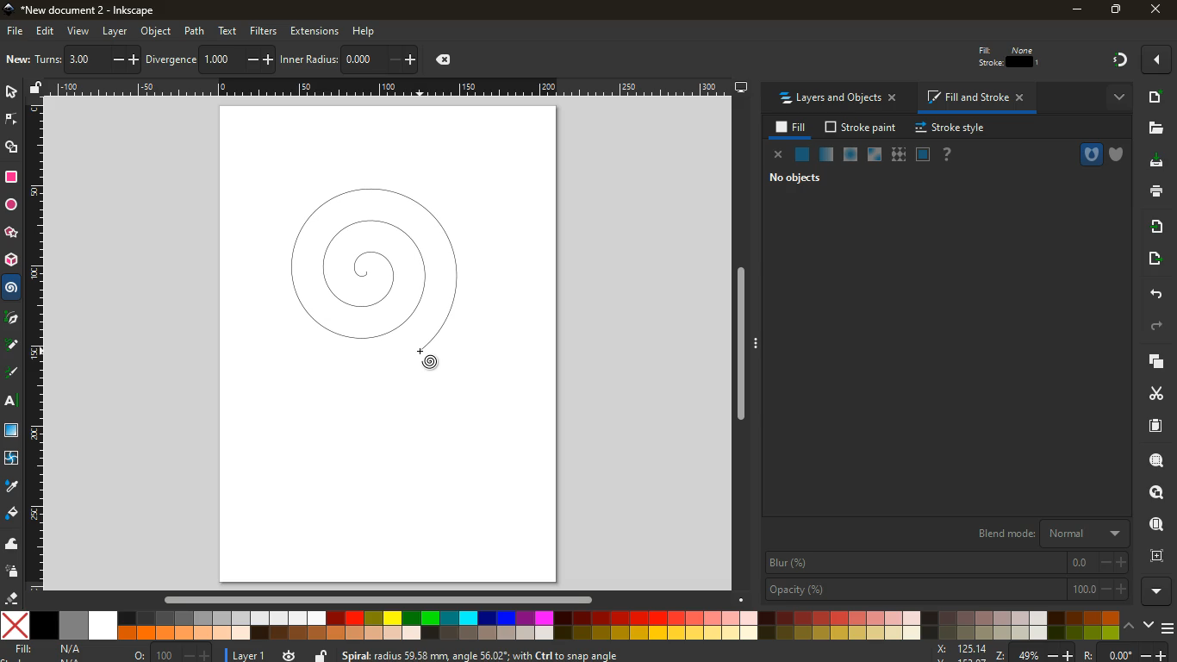 The width and height of the screenshot is (1177, 662). What do you see at coordinates (377, 602) in the screenshot?
I see `` at bounding box center [377, 602].